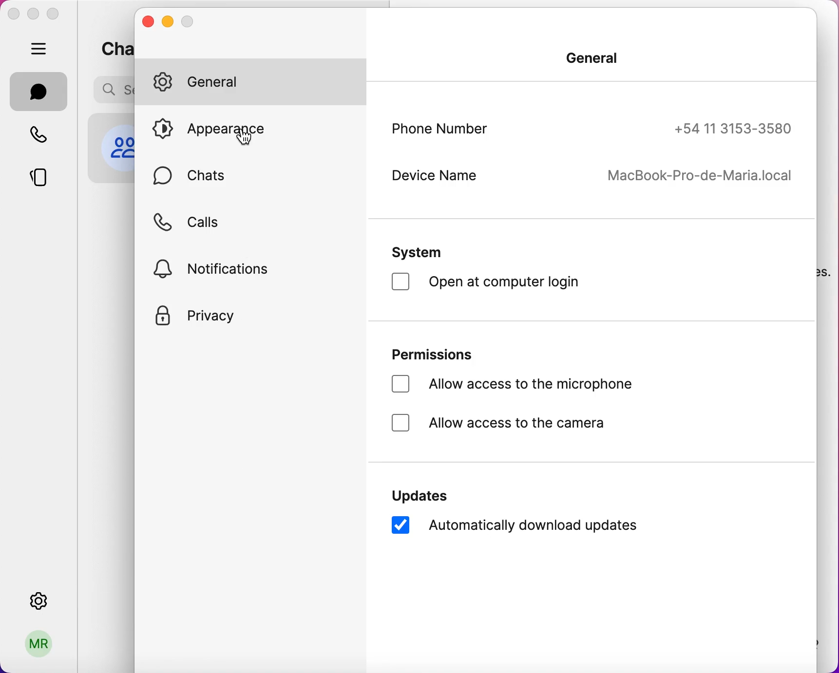 The width and height of the screenshot is (839, 673). What do you see at coordinates (399, 527) in the screenshot?
I see `checkbox` at bounding box center [399, 527].